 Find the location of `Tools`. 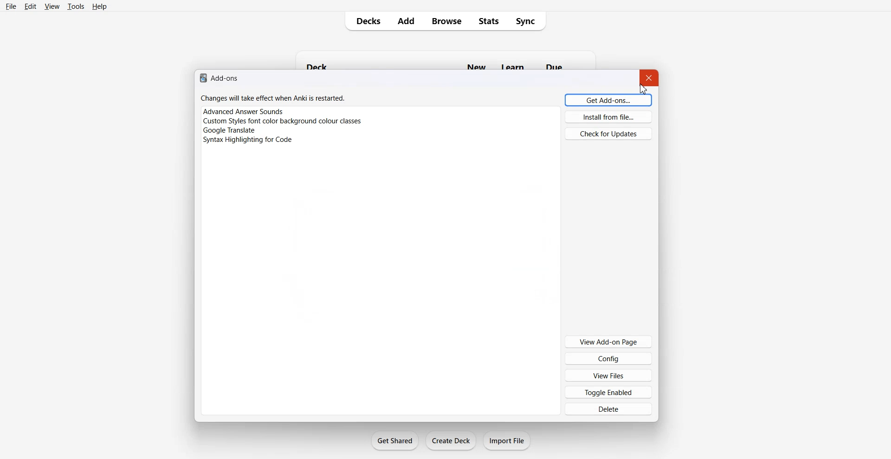

Tools is located at coordinates (76, 6).